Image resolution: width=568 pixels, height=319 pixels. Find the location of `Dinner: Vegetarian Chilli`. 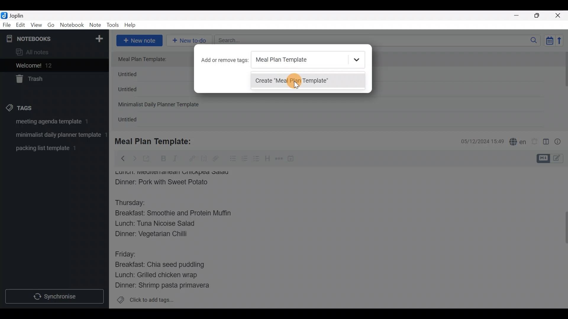

Dinner: Vegetarian Chilli is located at coordinates (156, 235).